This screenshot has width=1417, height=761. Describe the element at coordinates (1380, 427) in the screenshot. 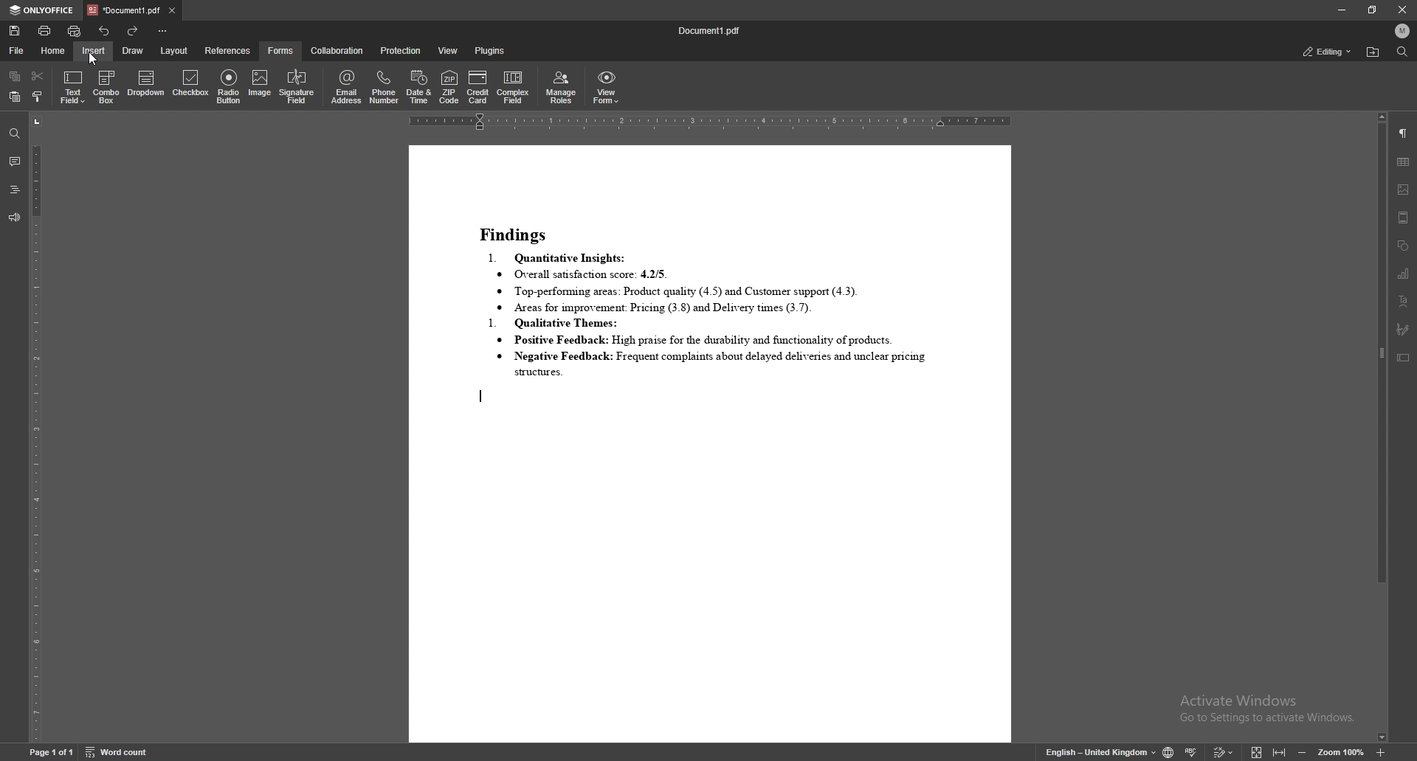

I see `scroll bar` at that location.